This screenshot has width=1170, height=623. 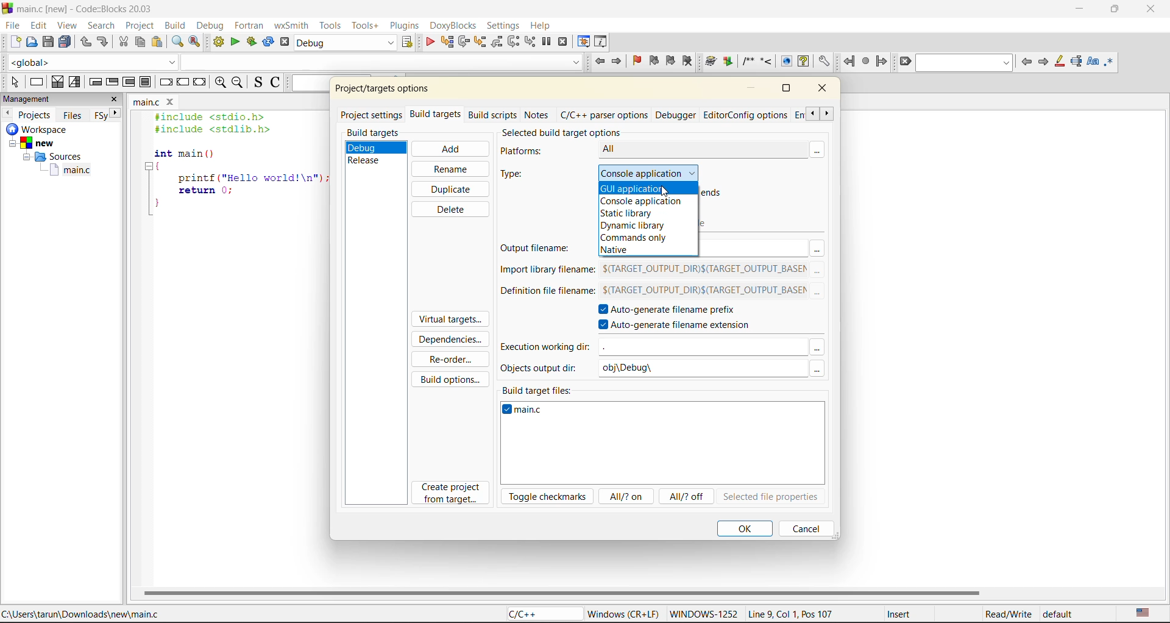 I want to click on commands only, so click(x=648, y=238).